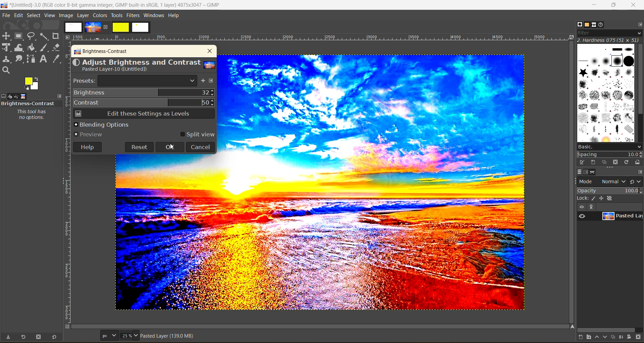  Describe the element at coordinates (175, 17) in the screenshot. I see `help` at that location.